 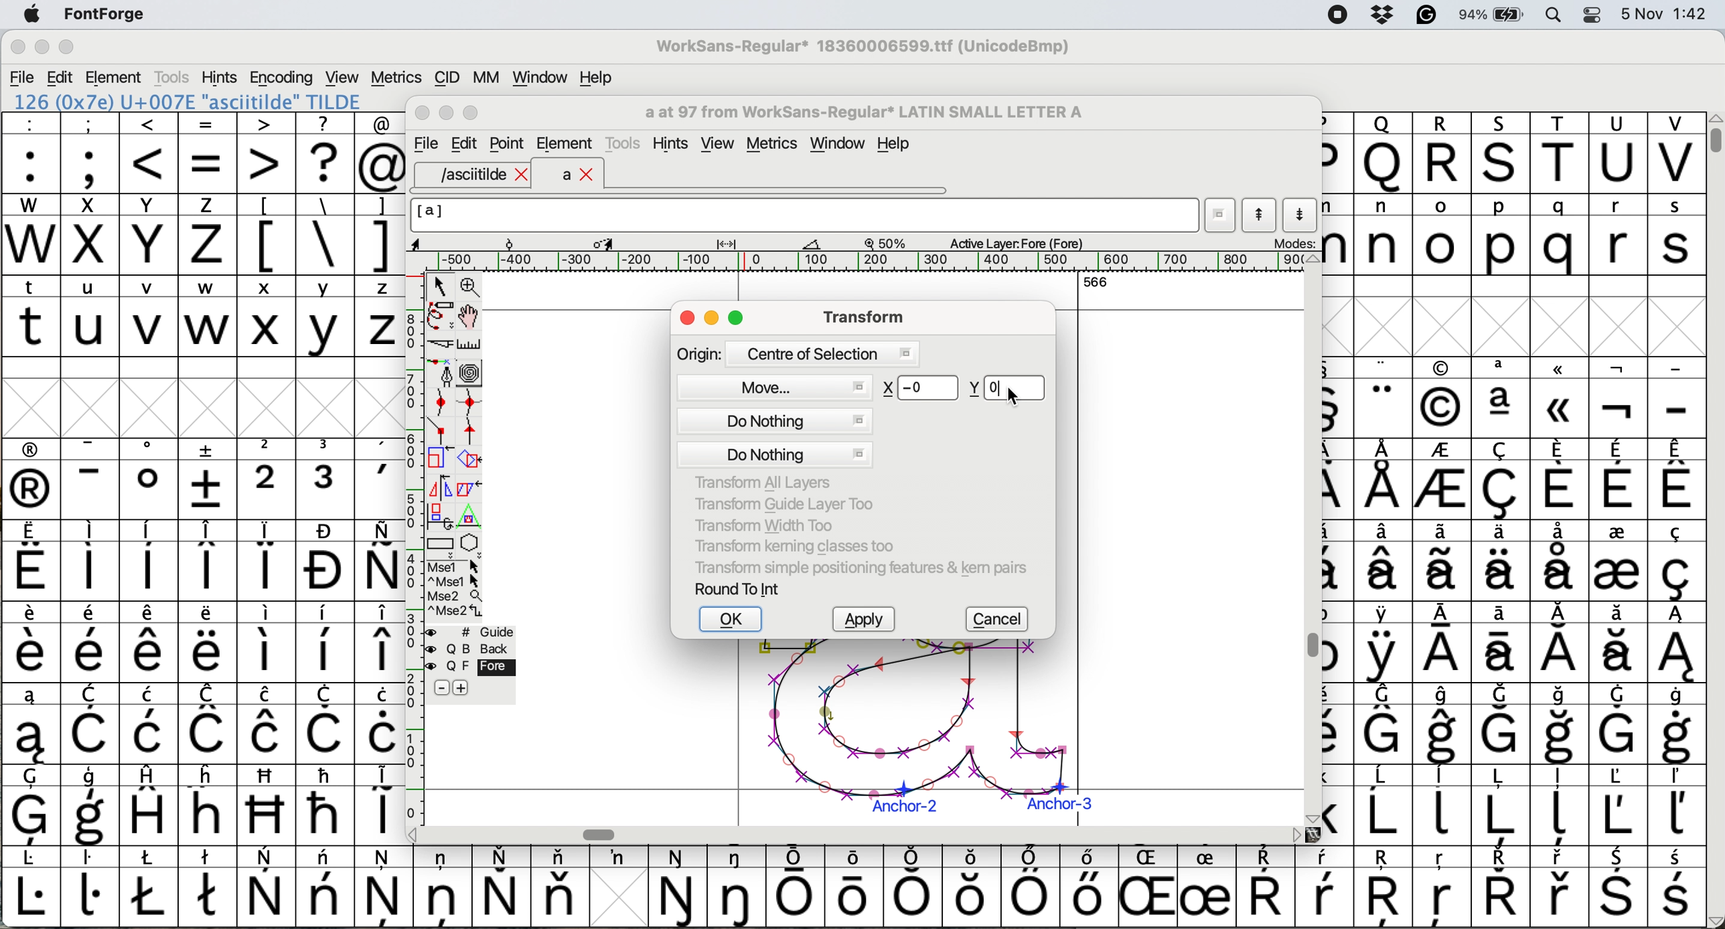 What do you see at coordinates (1561, 643) in the screenshot?
I see `symbol` at bounding box center [1561, 643].